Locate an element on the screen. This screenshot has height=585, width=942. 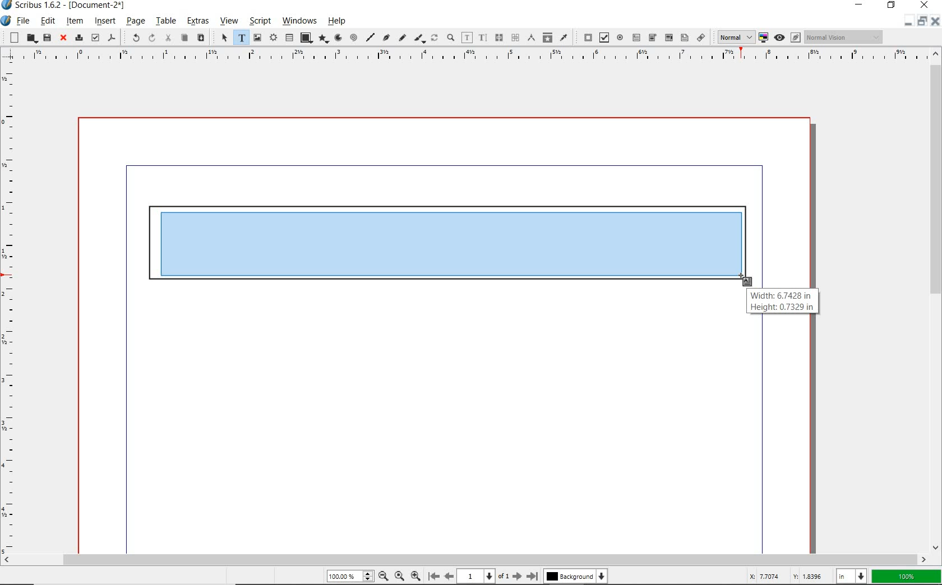
preview mode is located at coordinates (786, 38).